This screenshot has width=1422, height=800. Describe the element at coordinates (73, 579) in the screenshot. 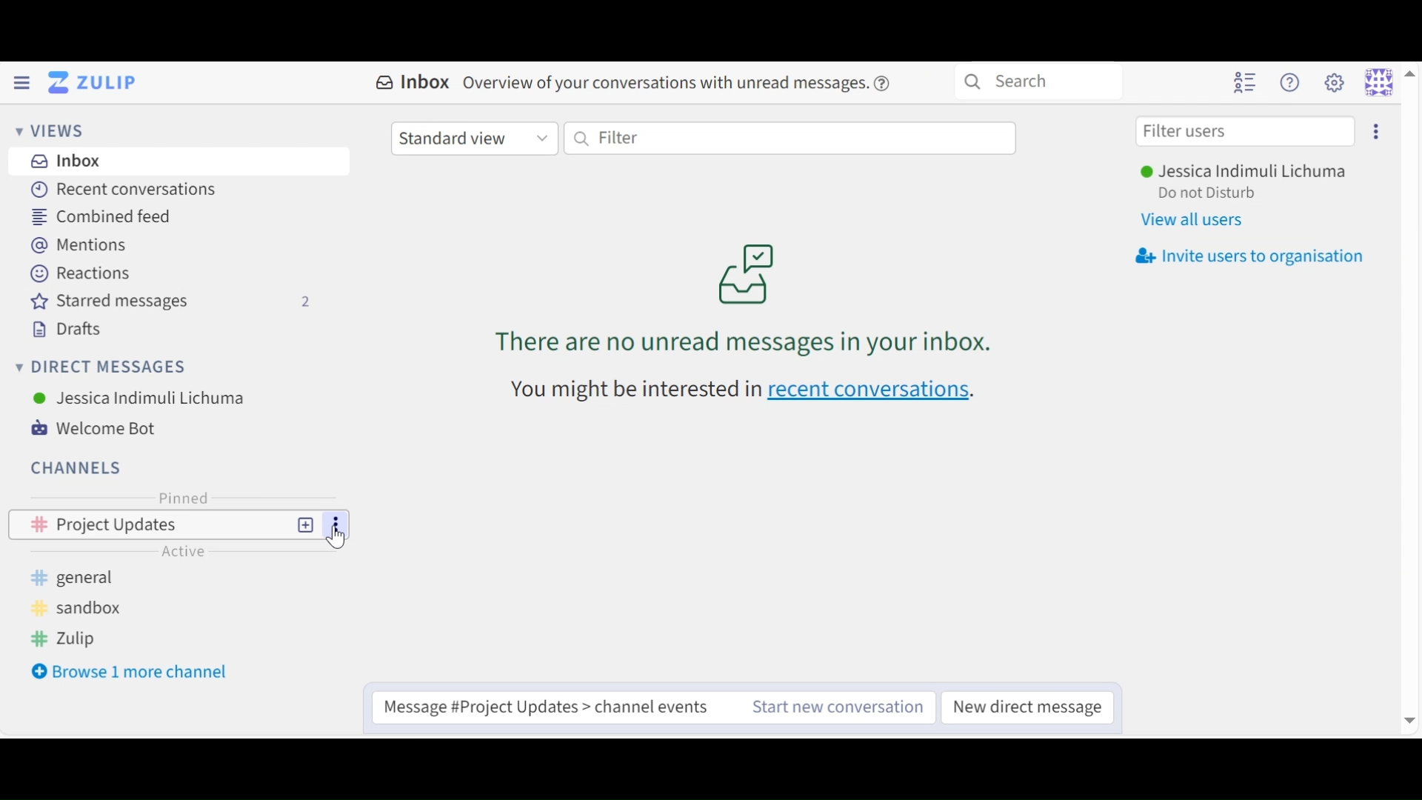

I see `general` at that location.